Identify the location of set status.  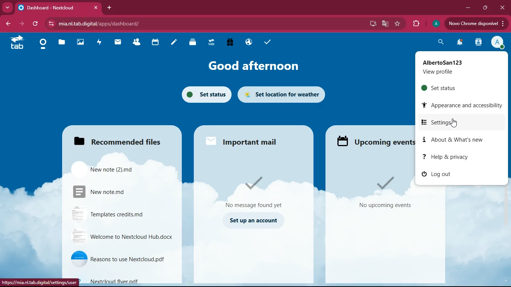
(202, 95).